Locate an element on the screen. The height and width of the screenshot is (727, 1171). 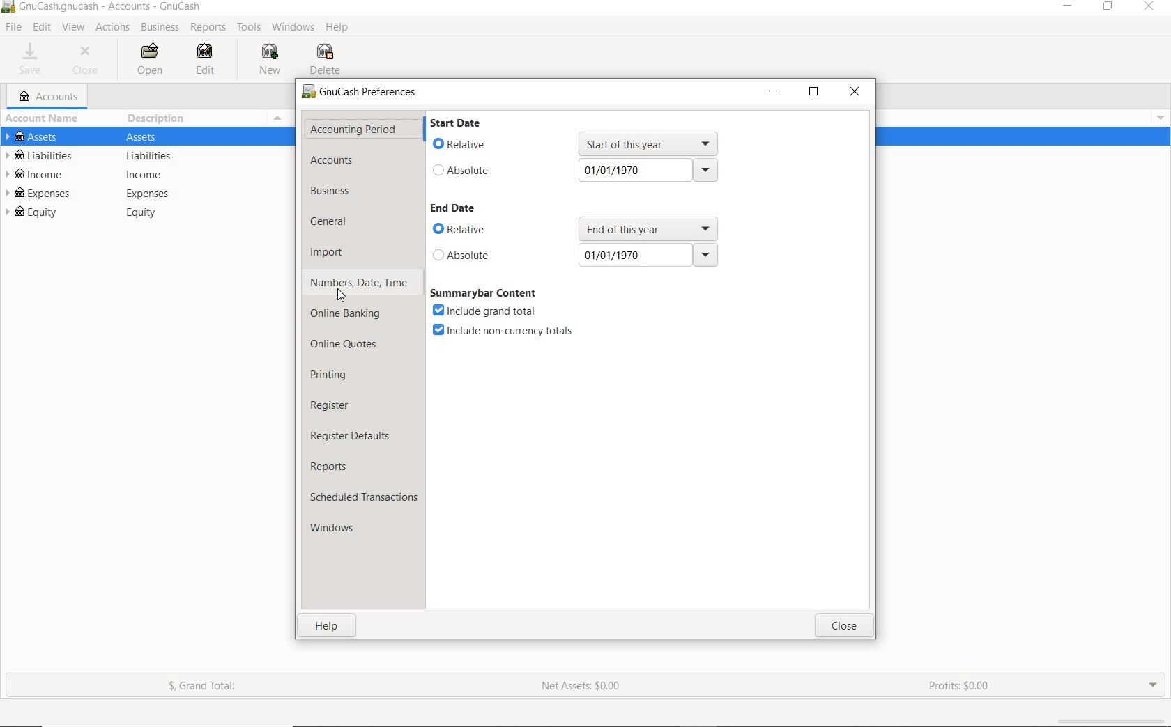
MINIMIZE is located at coordinates (1069, 8).